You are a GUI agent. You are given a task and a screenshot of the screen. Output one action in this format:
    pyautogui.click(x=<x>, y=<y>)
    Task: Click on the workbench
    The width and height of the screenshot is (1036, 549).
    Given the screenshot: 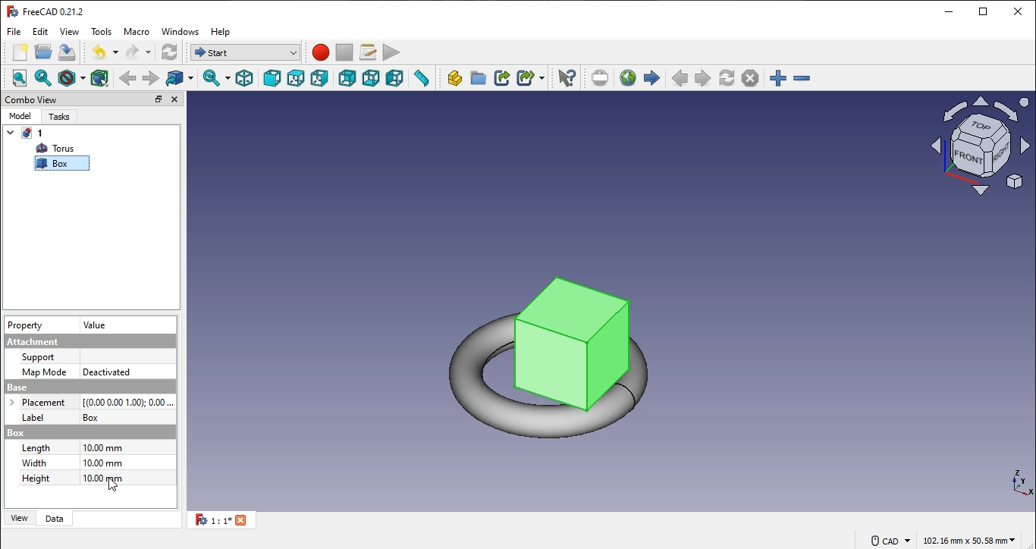 What is the action you would take?
    pyautogui.click(x=169, y=52)
    